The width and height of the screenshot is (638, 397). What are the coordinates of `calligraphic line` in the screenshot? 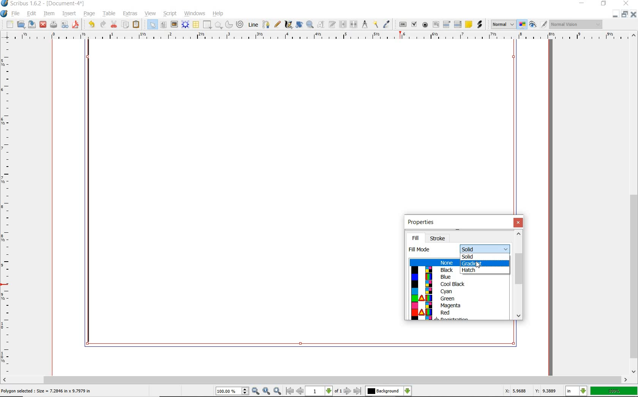 It's located at (288, 24).